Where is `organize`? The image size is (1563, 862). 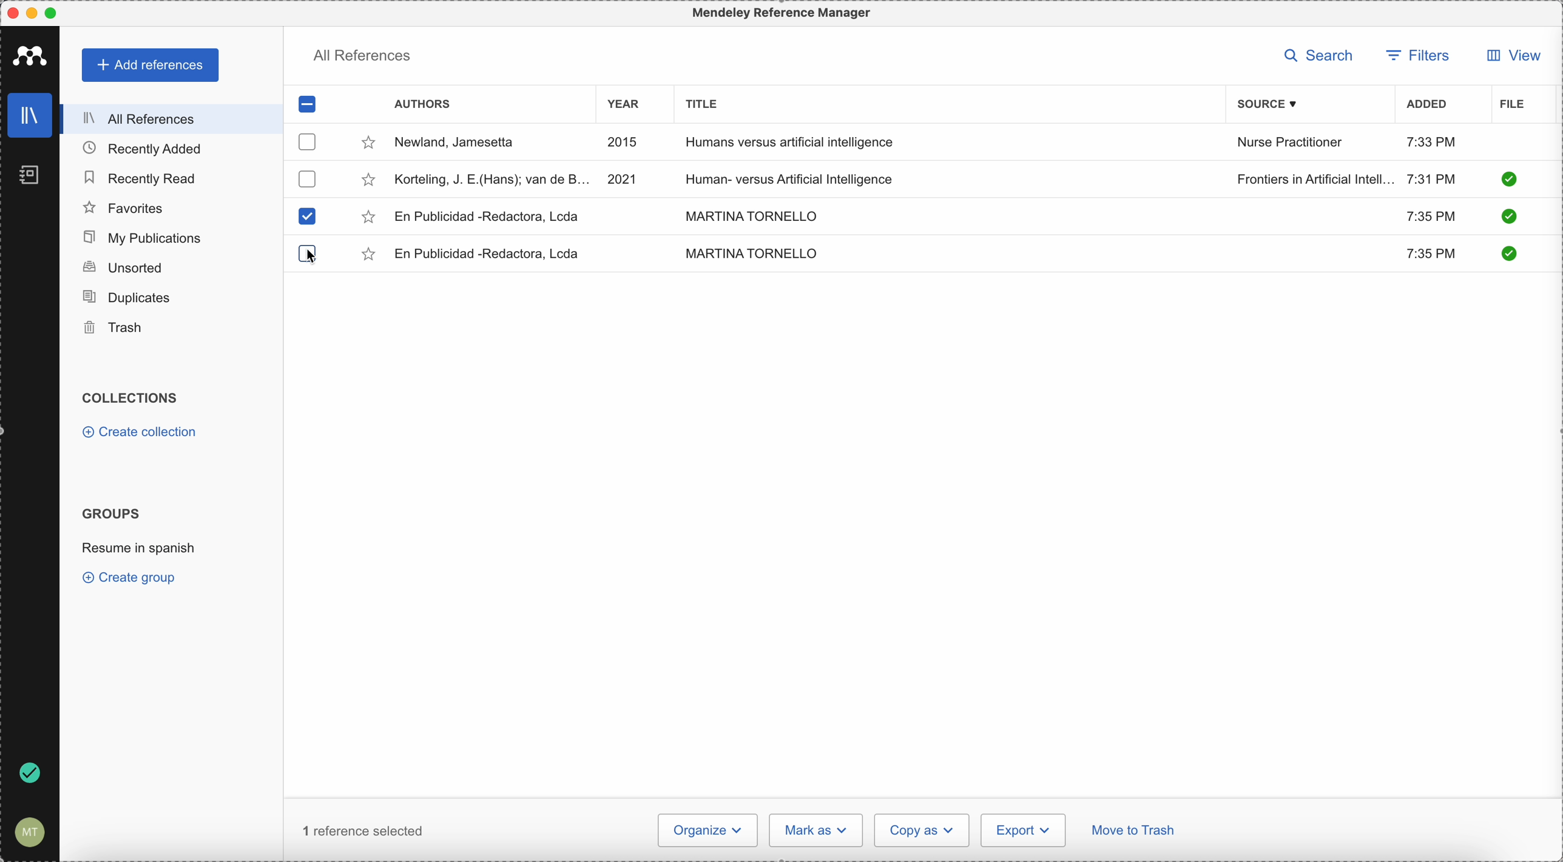 organize is located at coordinates (706, 830).